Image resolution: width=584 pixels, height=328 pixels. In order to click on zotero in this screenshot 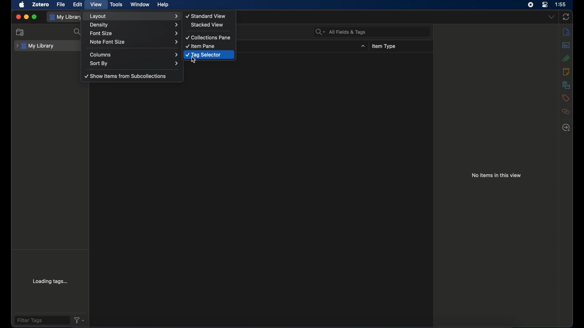, I will do `click(40, 4)`.